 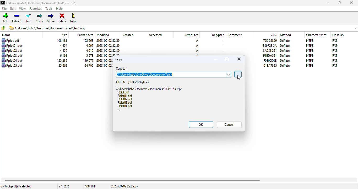 I want to click on A, so click(x=197, y=51).